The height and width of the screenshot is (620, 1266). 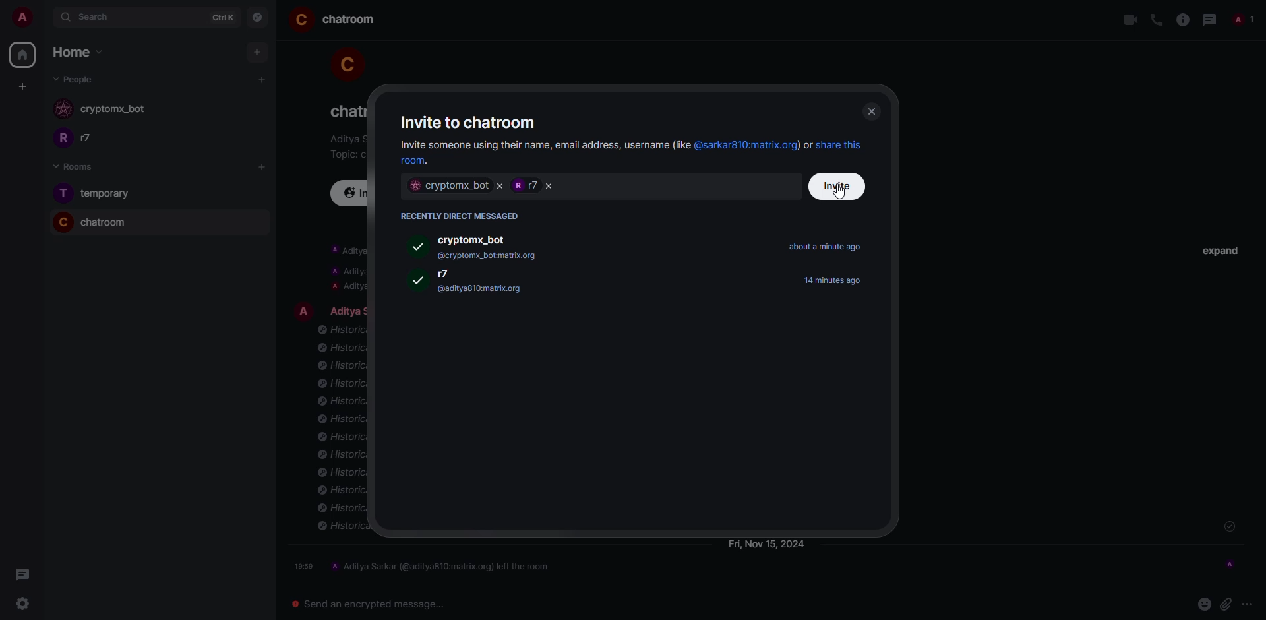 I want to click on create space, so click(x=20, y=86).